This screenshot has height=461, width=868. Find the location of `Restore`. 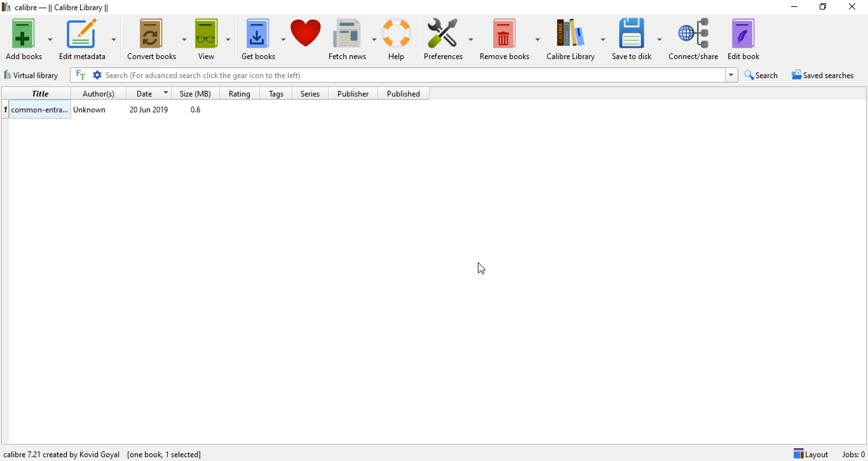

Restore is located at coordinates (823, 9).